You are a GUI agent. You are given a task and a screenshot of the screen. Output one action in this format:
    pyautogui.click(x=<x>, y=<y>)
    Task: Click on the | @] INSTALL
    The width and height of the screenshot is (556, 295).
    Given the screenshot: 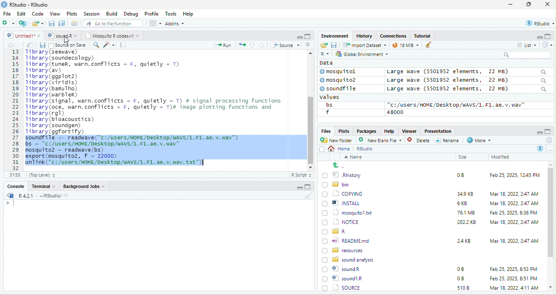 What is the action you would take?
    pyautogui.click(x=342, y=203)
    